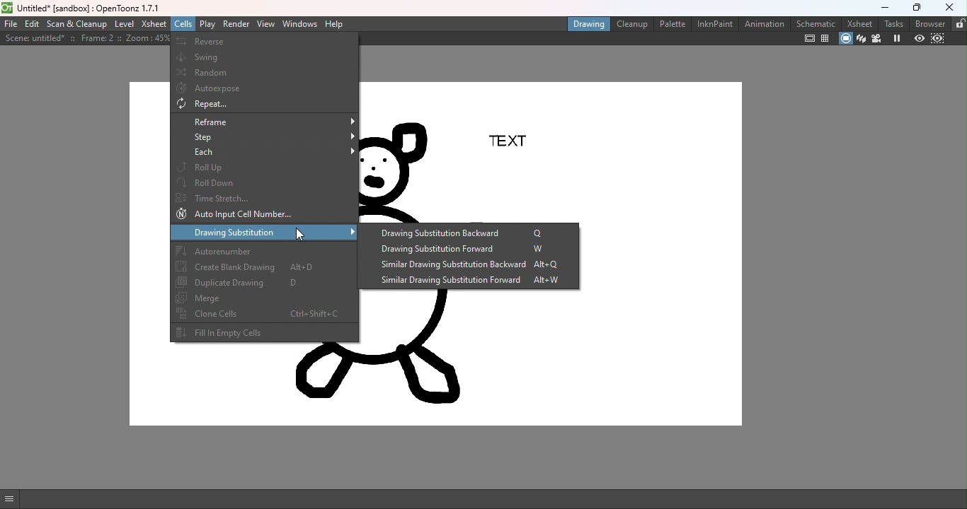 Image resolution: width=967 pixels, height=509 pixels. Describe the element at coordinates (949, 8) in the screenshot. I see `close` at that location.